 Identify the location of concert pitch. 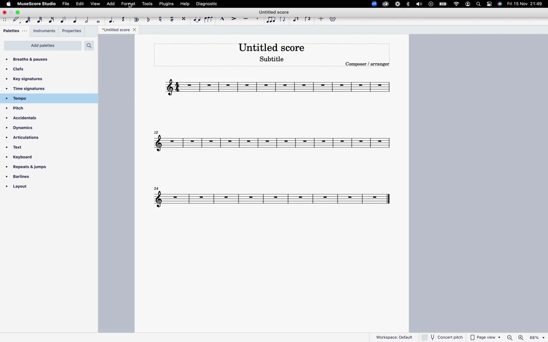
(443, 337).